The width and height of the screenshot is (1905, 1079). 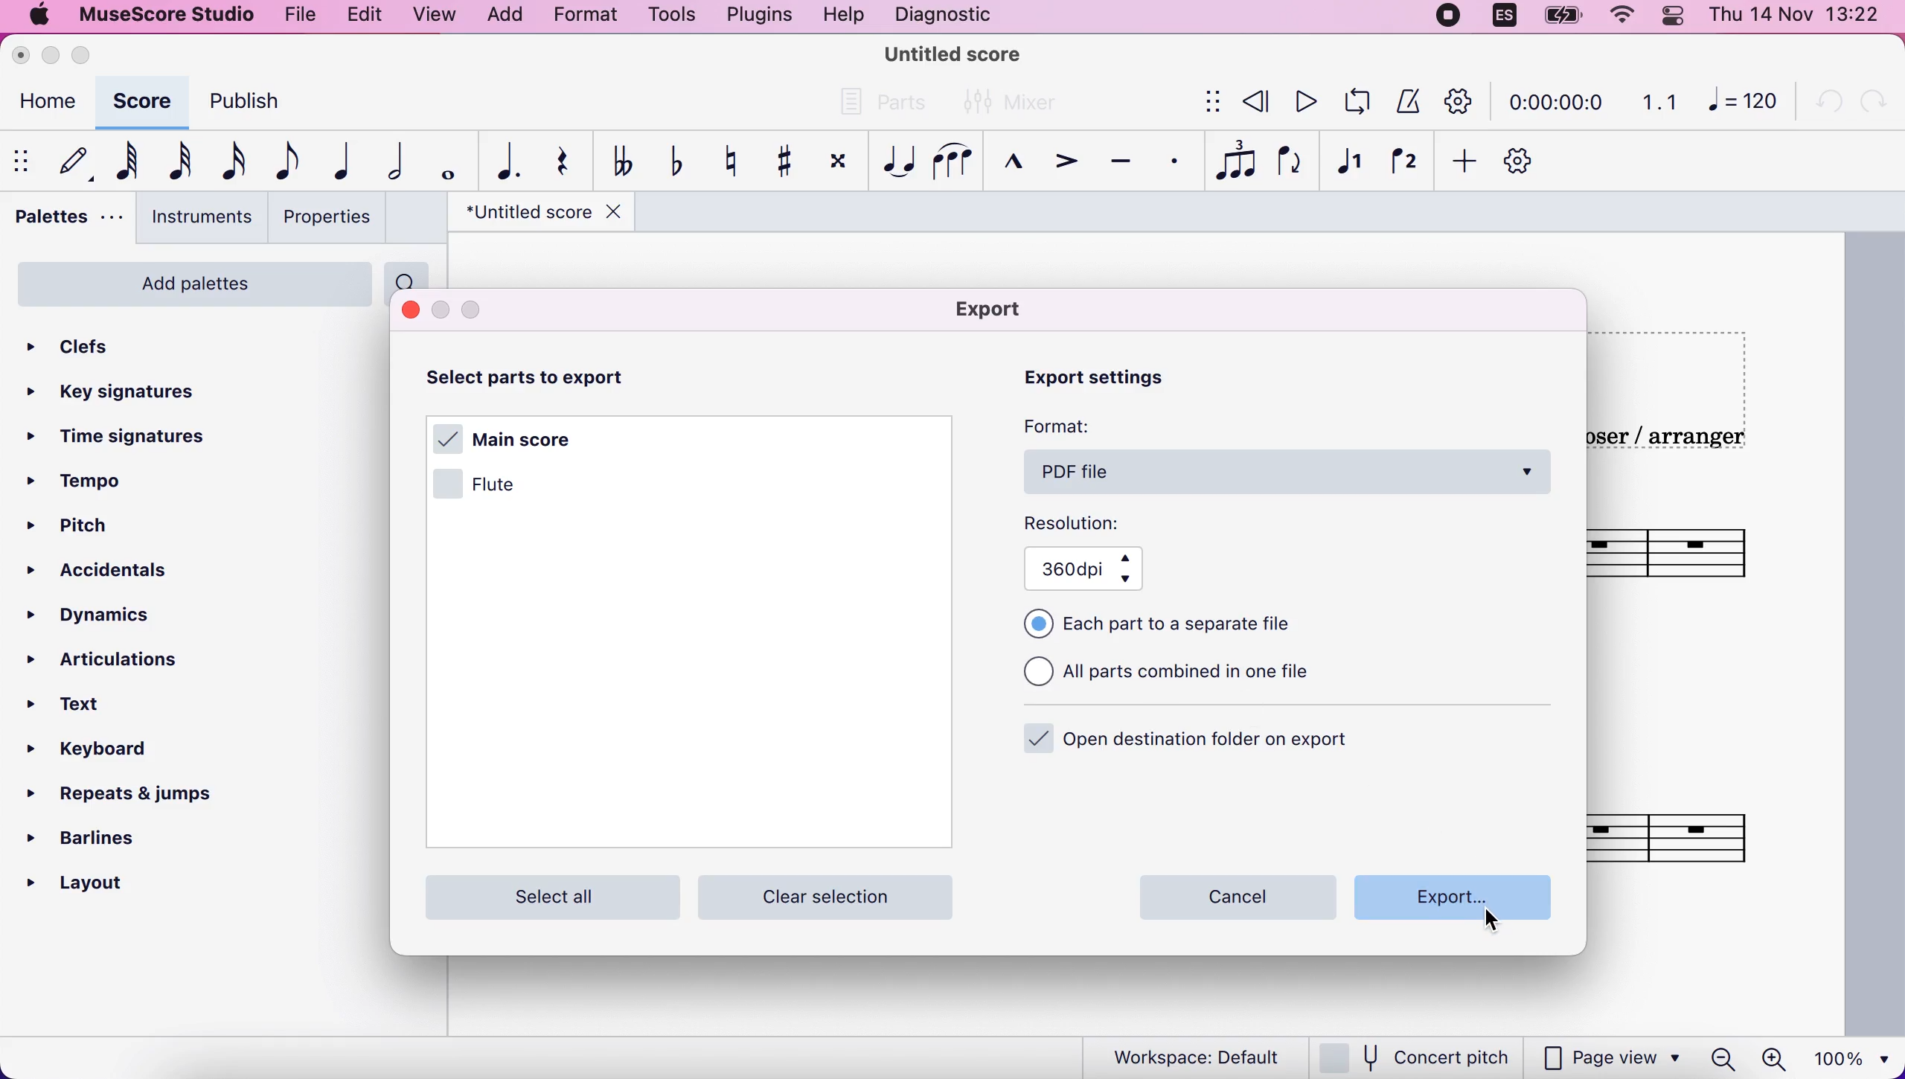 What do you see at coordinates (1010, 166) in the screenshot?
I see `marcato` at bounding box center [1010, 166].